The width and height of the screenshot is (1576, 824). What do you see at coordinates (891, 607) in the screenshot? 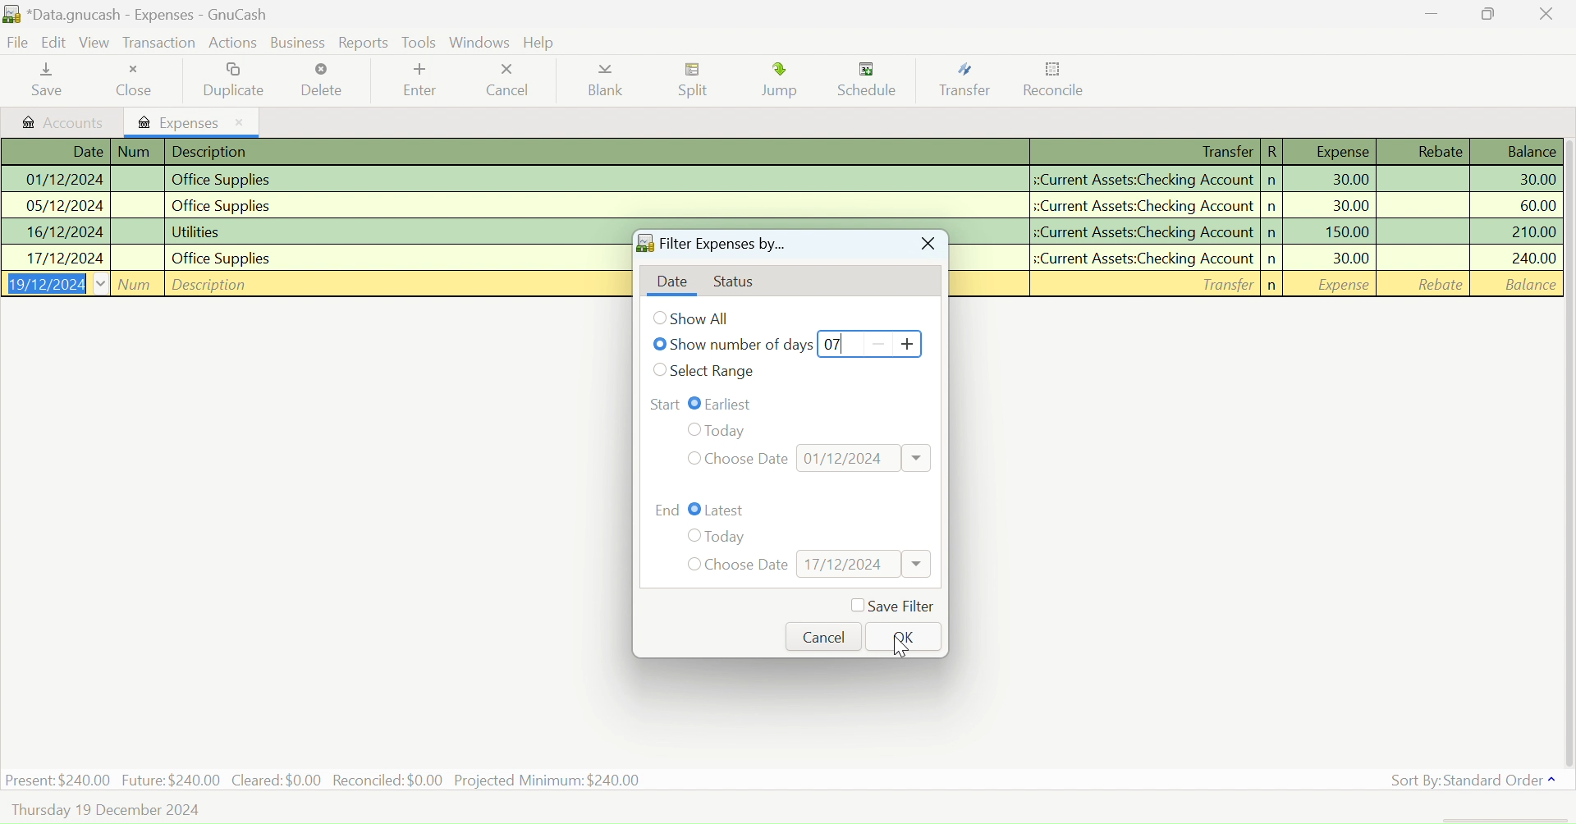
I see `Save Filter Checkbox` at bounding box center [891, 607].